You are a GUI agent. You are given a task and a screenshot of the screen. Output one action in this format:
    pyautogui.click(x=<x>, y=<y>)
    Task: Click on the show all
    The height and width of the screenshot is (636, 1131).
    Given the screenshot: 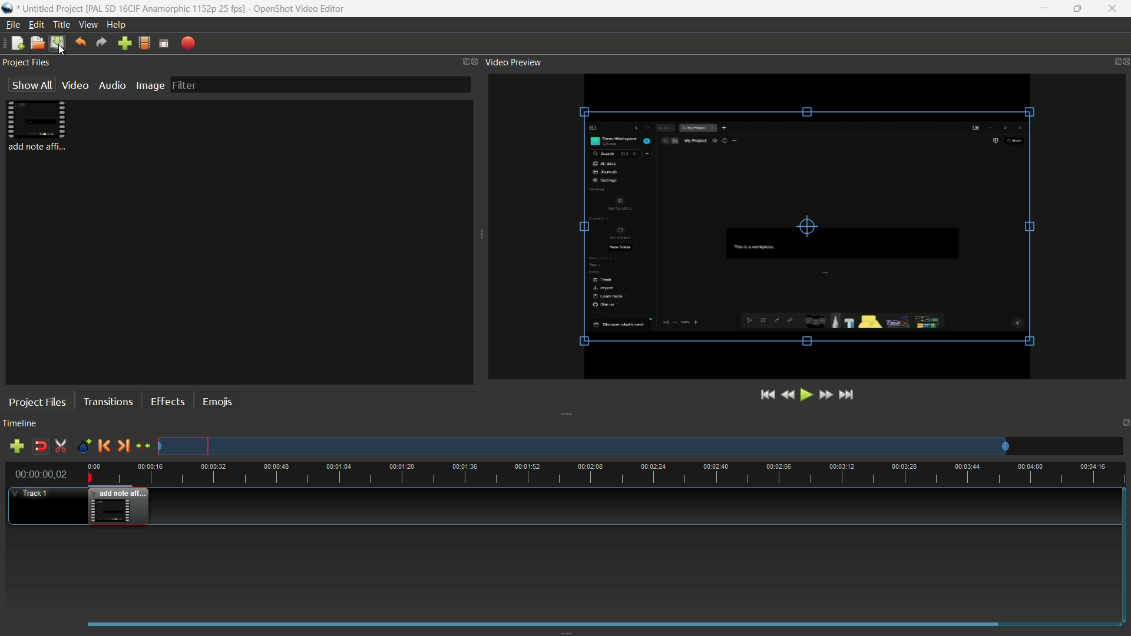 What is the action you would take?
    pyautogui.click(x=31, y=84)
    